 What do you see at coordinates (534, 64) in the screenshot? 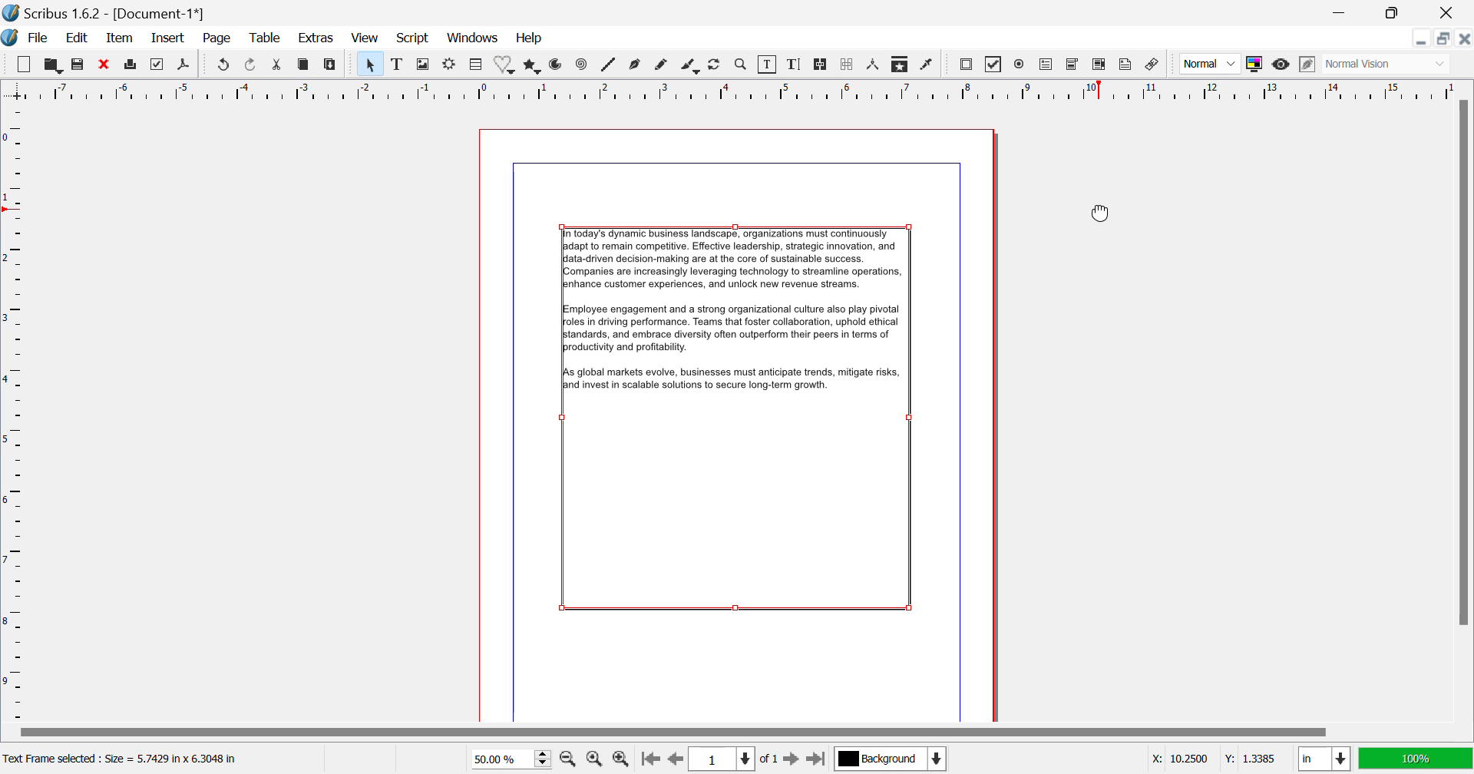
I see `Polygons` at bounding box center [534, 64].